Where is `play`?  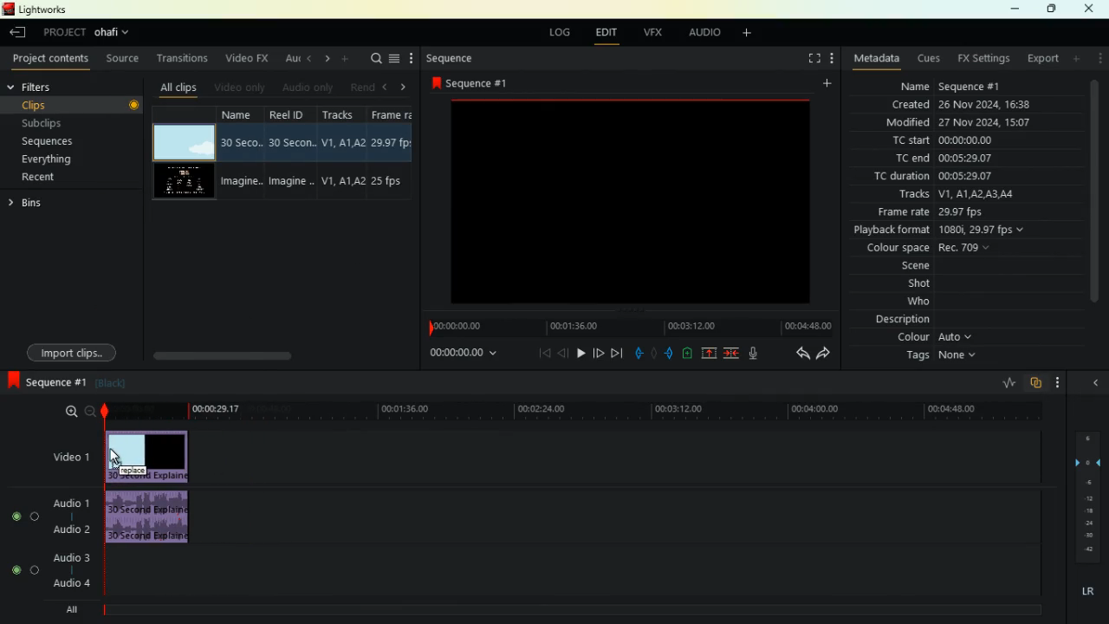 play is located at coordinates (580, 355).